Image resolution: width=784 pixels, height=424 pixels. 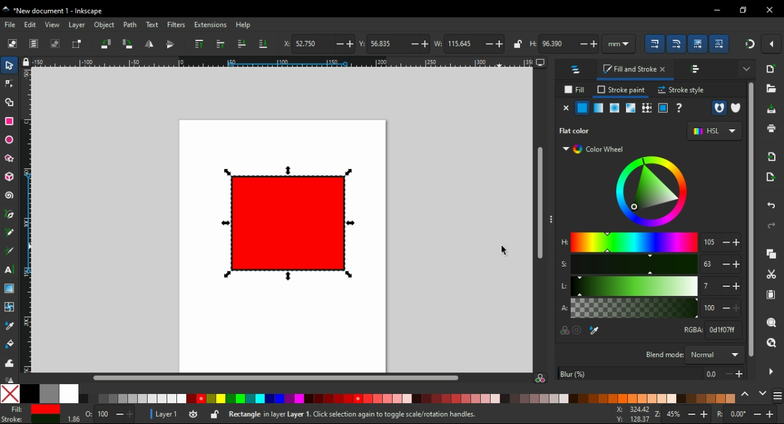 I want to click on open, so click(x=771, y=89).